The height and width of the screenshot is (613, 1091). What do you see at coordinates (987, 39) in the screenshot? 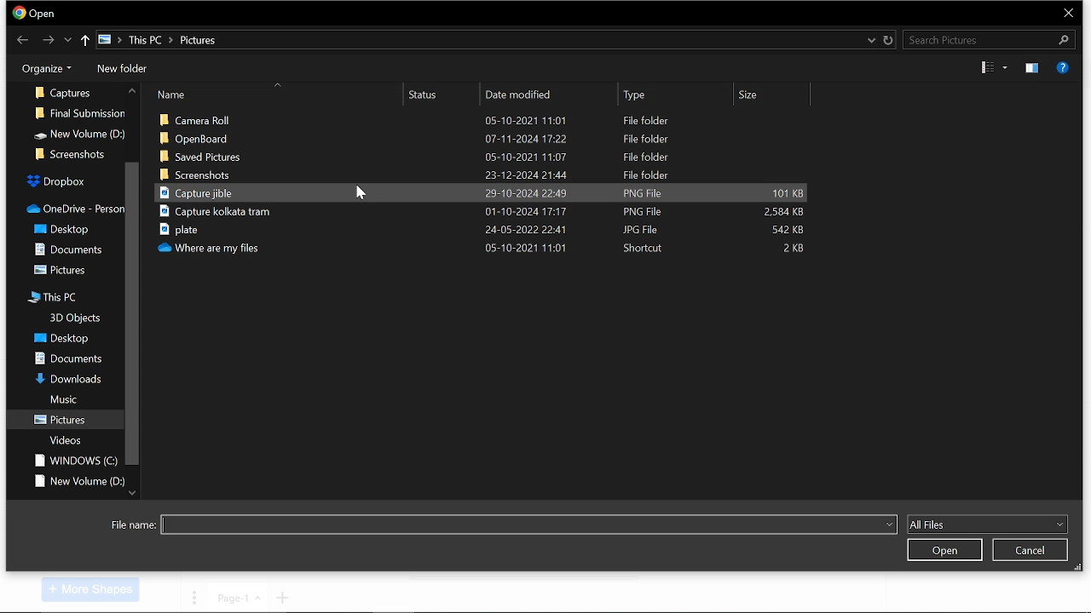
I see `search` at bounding box center [987, 39].